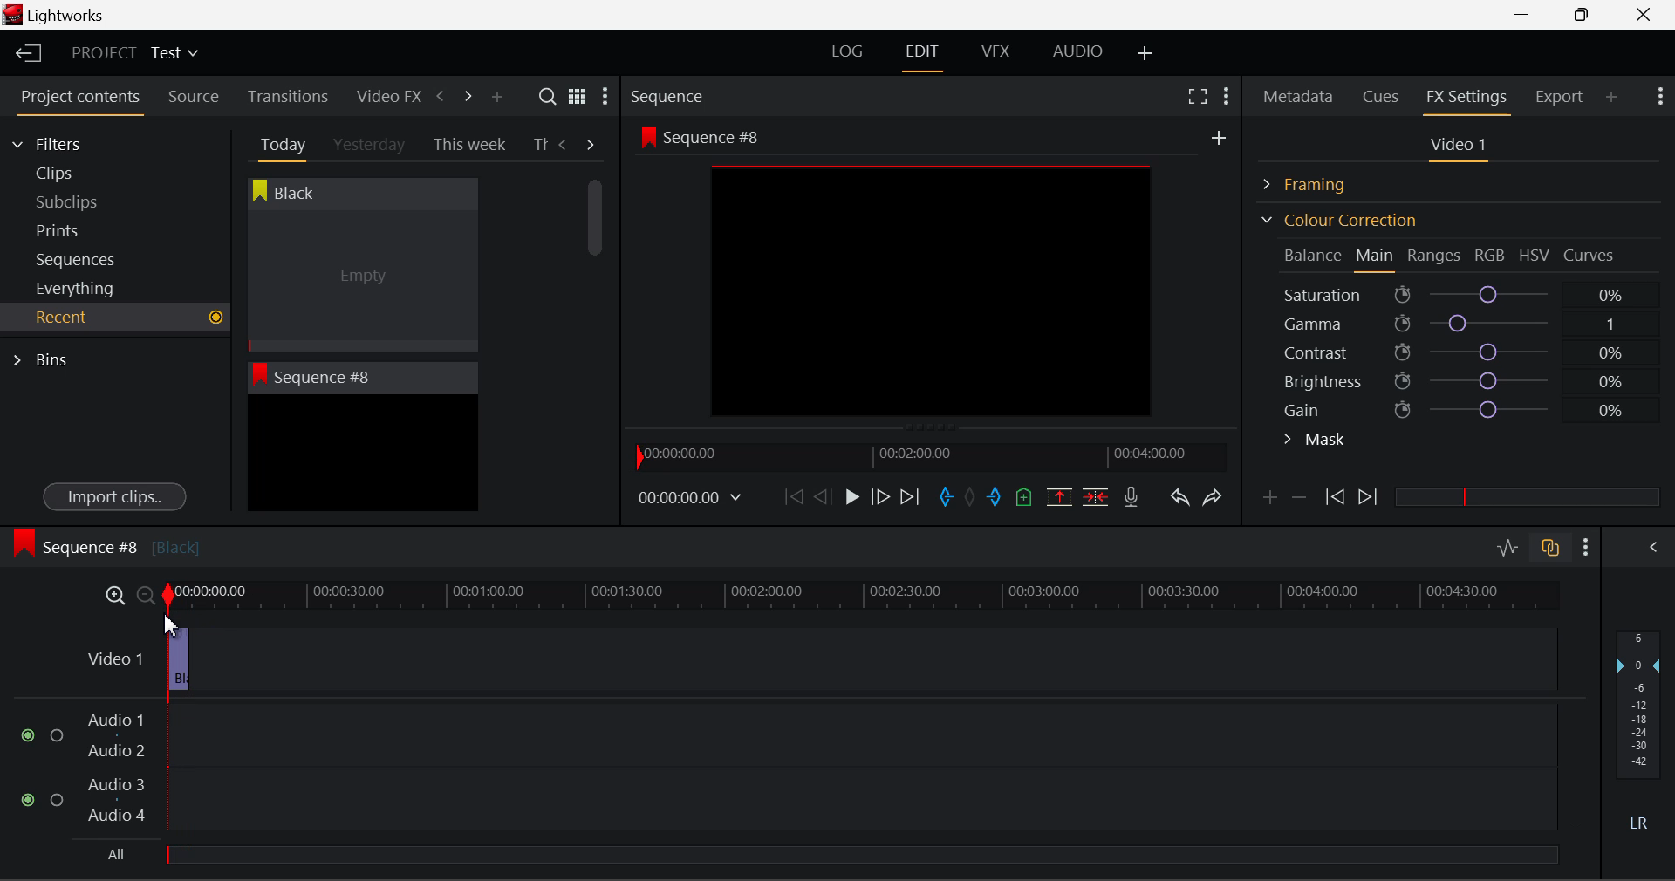  What do you see at coordinates (1077, 51) in the screenshot?
I see `AUDIO Layout` at bounding box center [1077, 51].